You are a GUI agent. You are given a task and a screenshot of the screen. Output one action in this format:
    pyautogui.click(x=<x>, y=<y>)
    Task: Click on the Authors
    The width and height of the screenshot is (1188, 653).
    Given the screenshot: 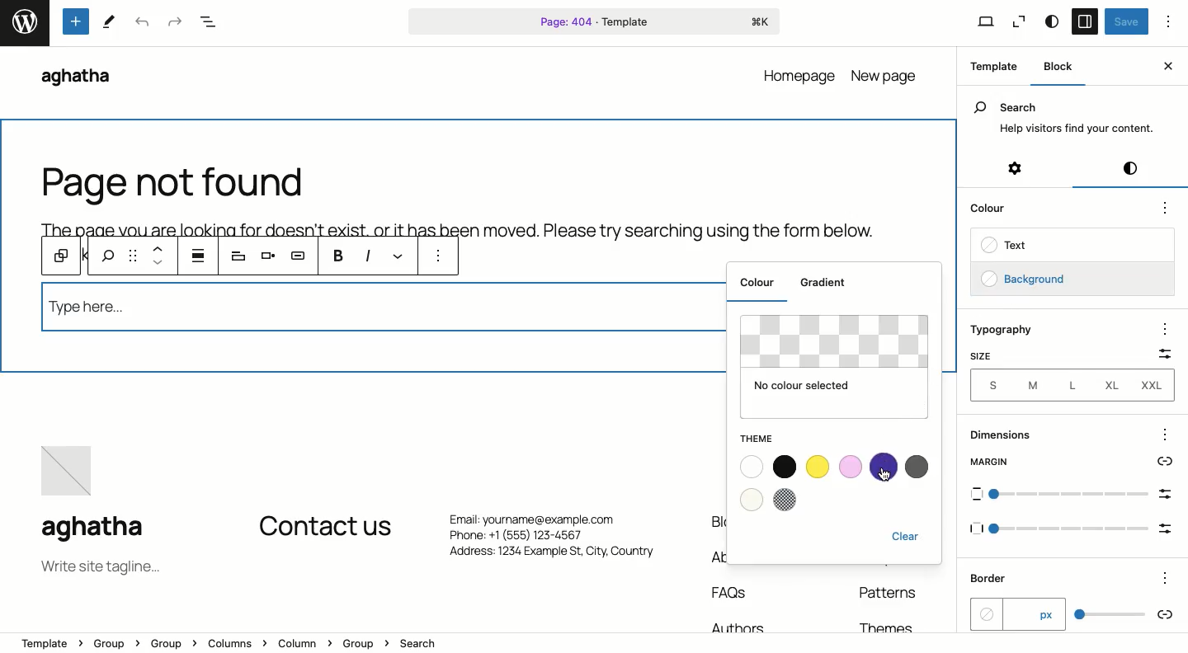 What is the action you would take?
    pyautogui.click(x=733, y=625)
    